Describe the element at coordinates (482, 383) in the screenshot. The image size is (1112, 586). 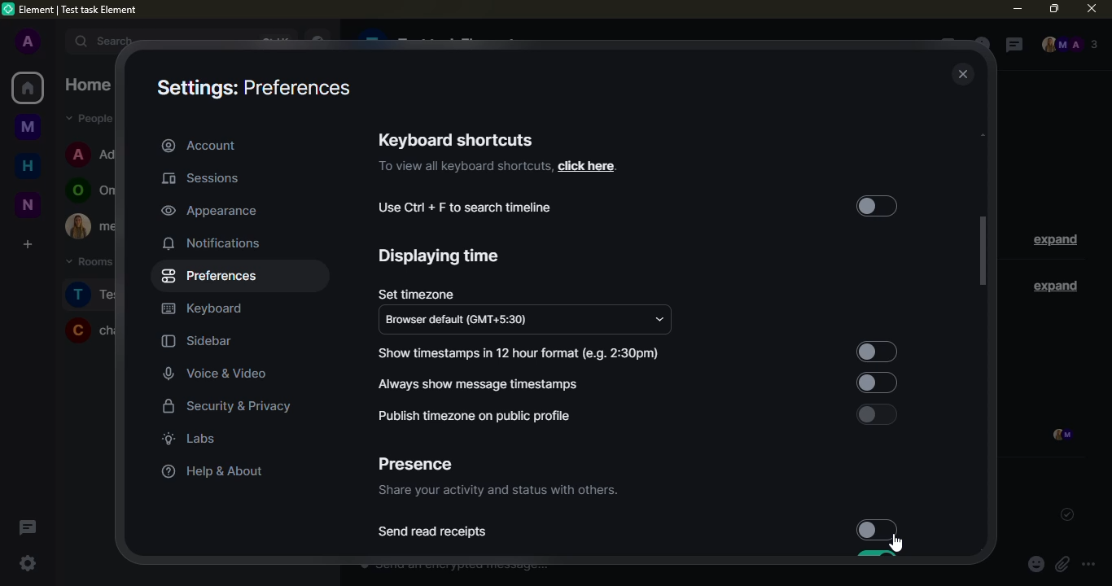
I see `always show ` at that location.